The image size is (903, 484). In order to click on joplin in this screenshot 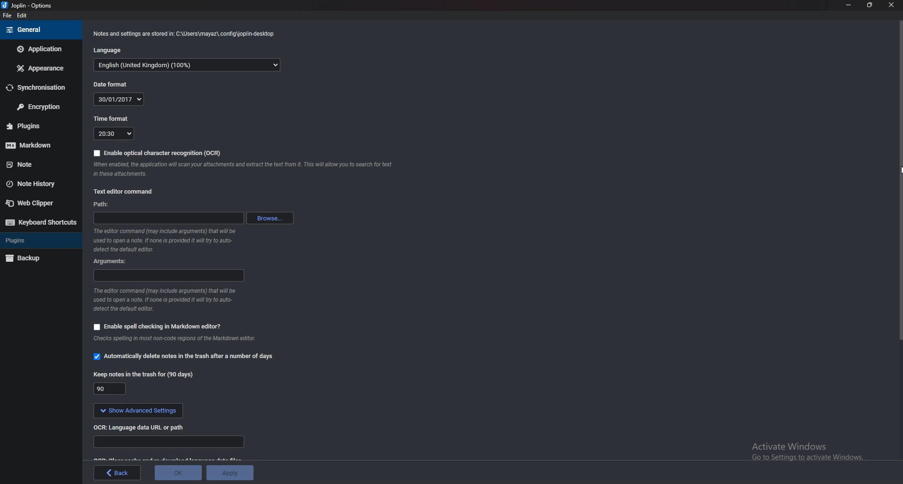, I will do `click(31, 6)`.